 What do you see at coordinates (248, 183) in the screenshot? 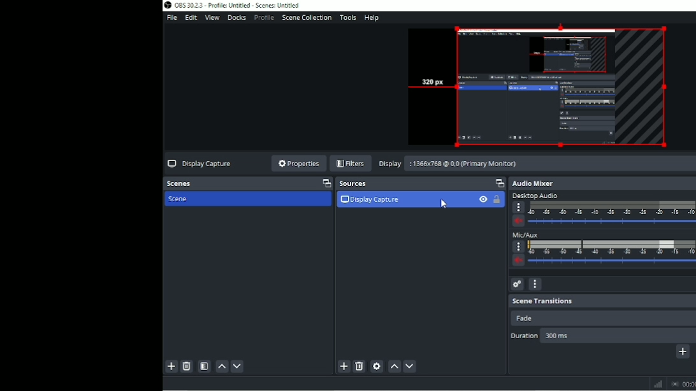
I see `Scenes` at bounding box center [248, 183].